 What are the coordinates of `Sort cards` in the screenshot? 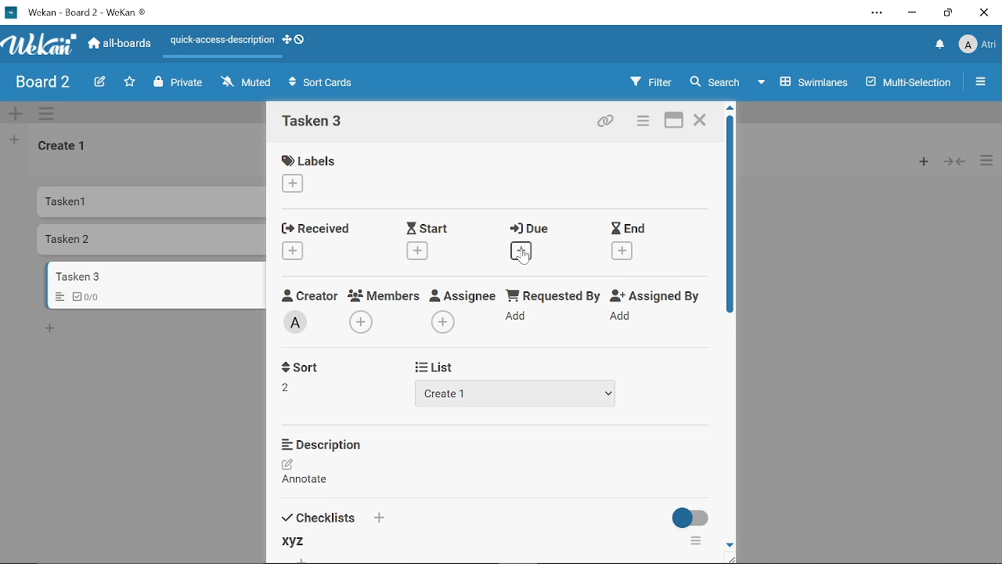 It's located at (325, 84).